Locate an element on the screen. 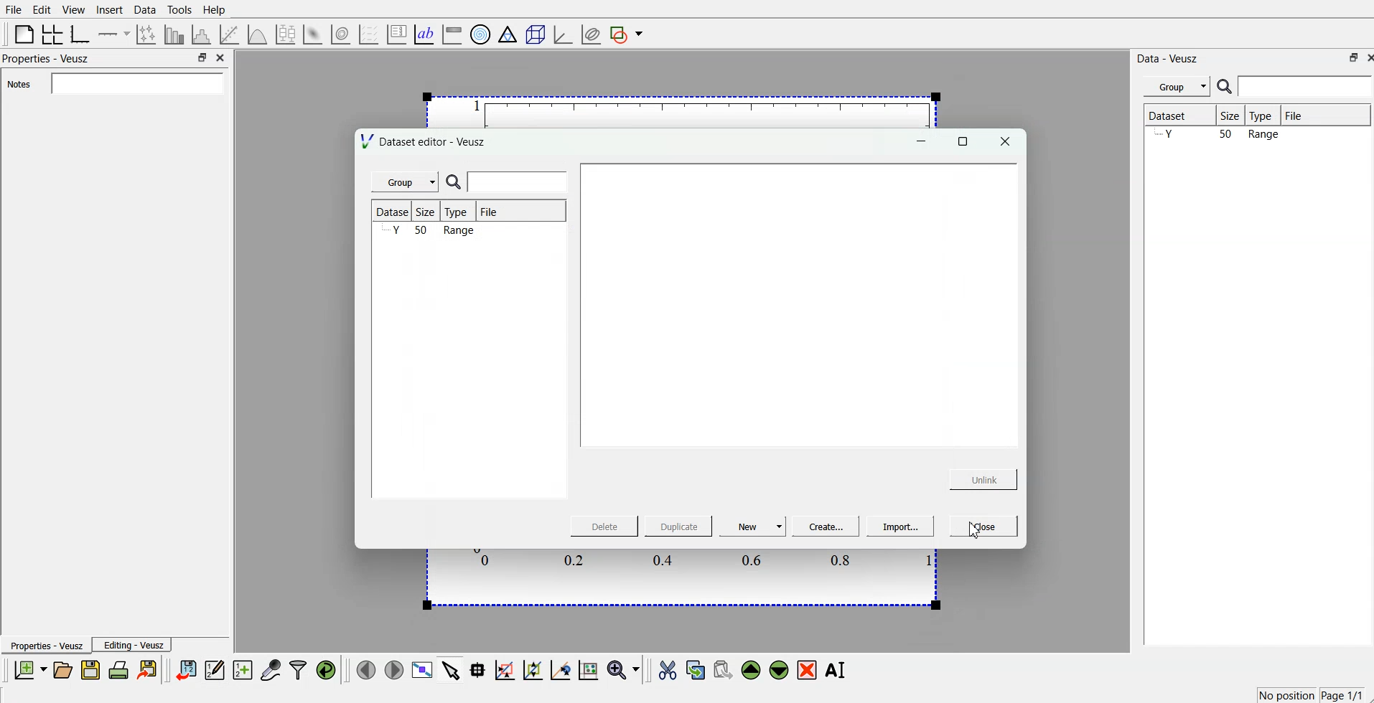 This screenshot has height=703, width=1374. create new datasets is located at coordinates (243, 671).